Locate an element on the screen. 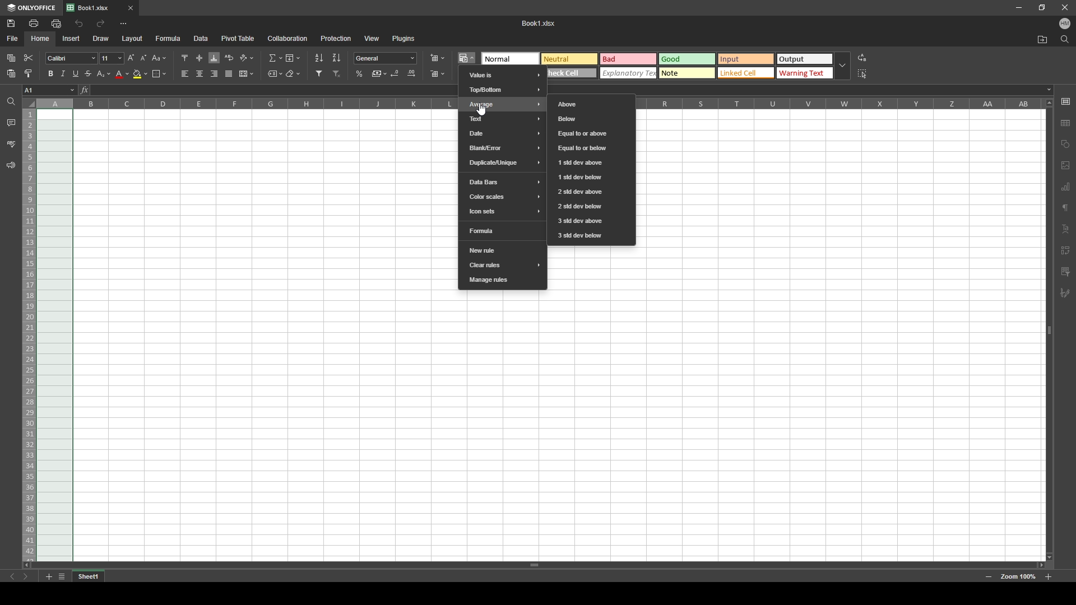 The height and width of the screenshot is (605, 1076). duplicate/unique is located at coordinates (503, 163).